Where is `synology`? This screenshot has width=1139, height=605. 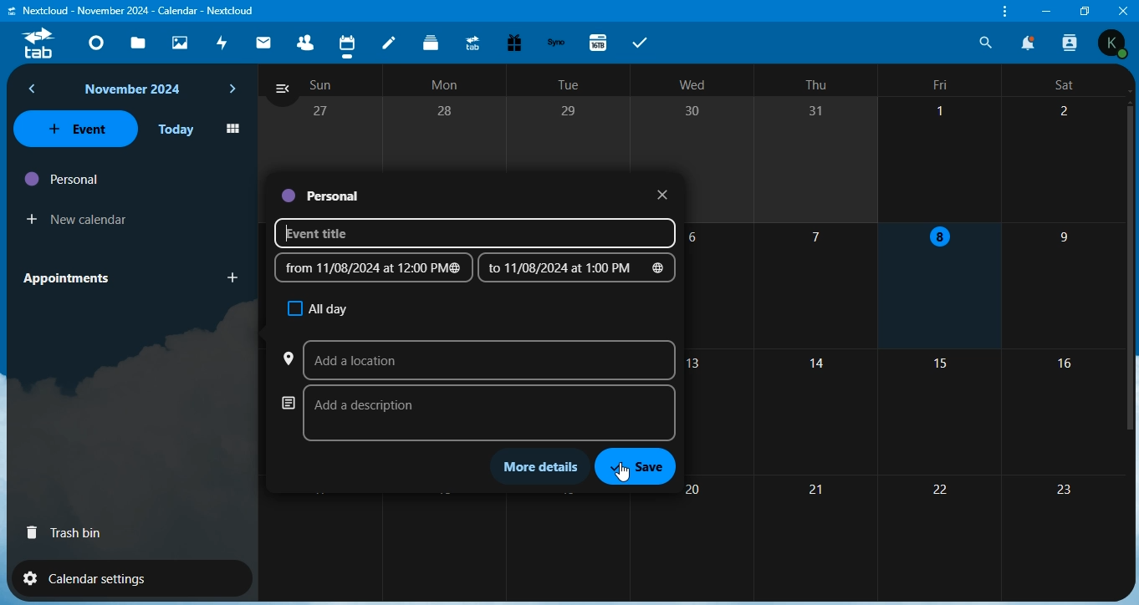
synology is located at coordinates (555, 43).